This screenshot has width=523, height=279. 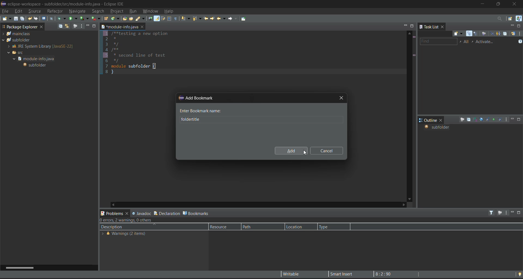 I want to click on path, so click(x=254, y=227).